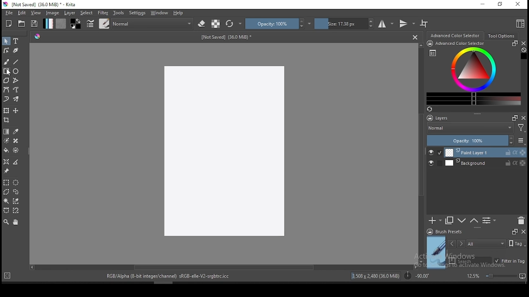  What do you see at coordinates (472, 73) in the screenshot?
I see `advanced color selector` at bounding box center [472, 73].